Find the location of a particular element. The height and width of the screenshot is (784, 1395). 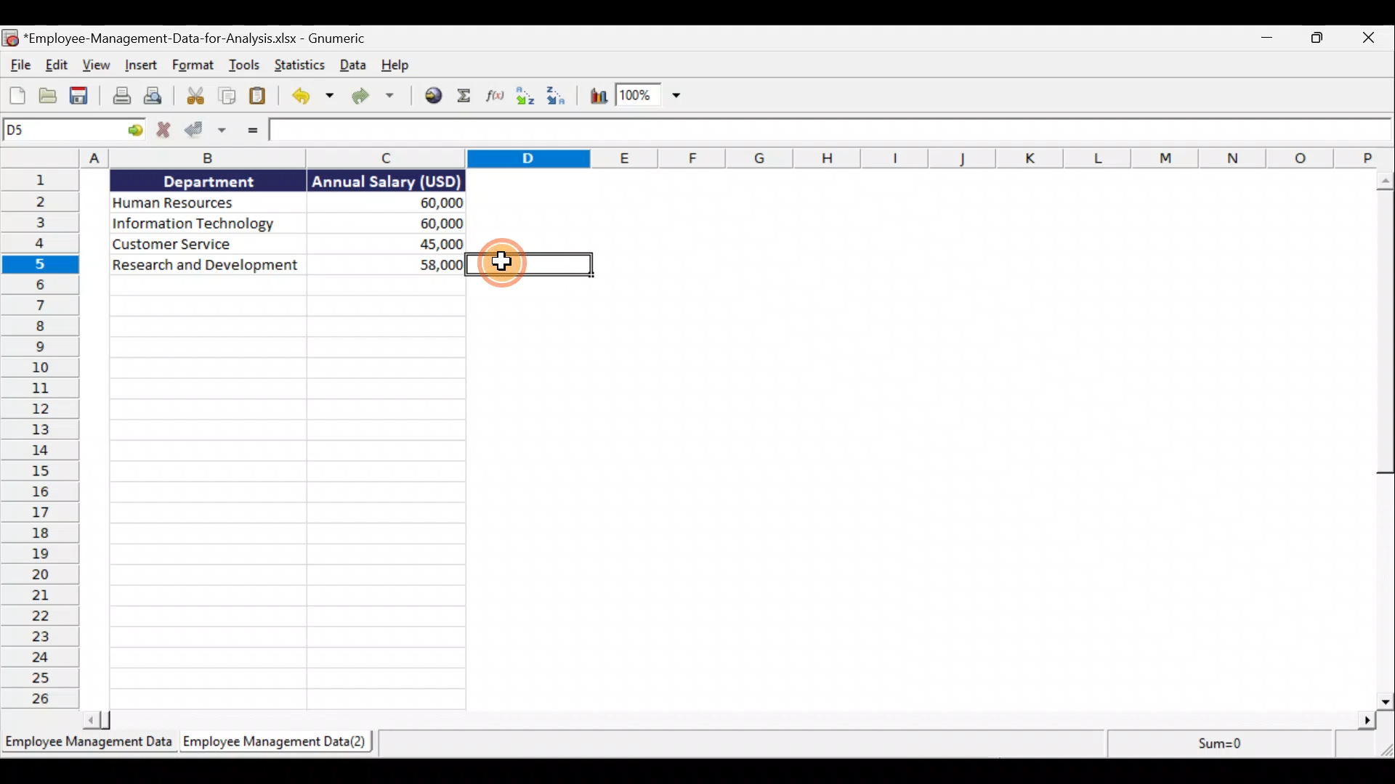

cursor is located at coordinates (503, 261).